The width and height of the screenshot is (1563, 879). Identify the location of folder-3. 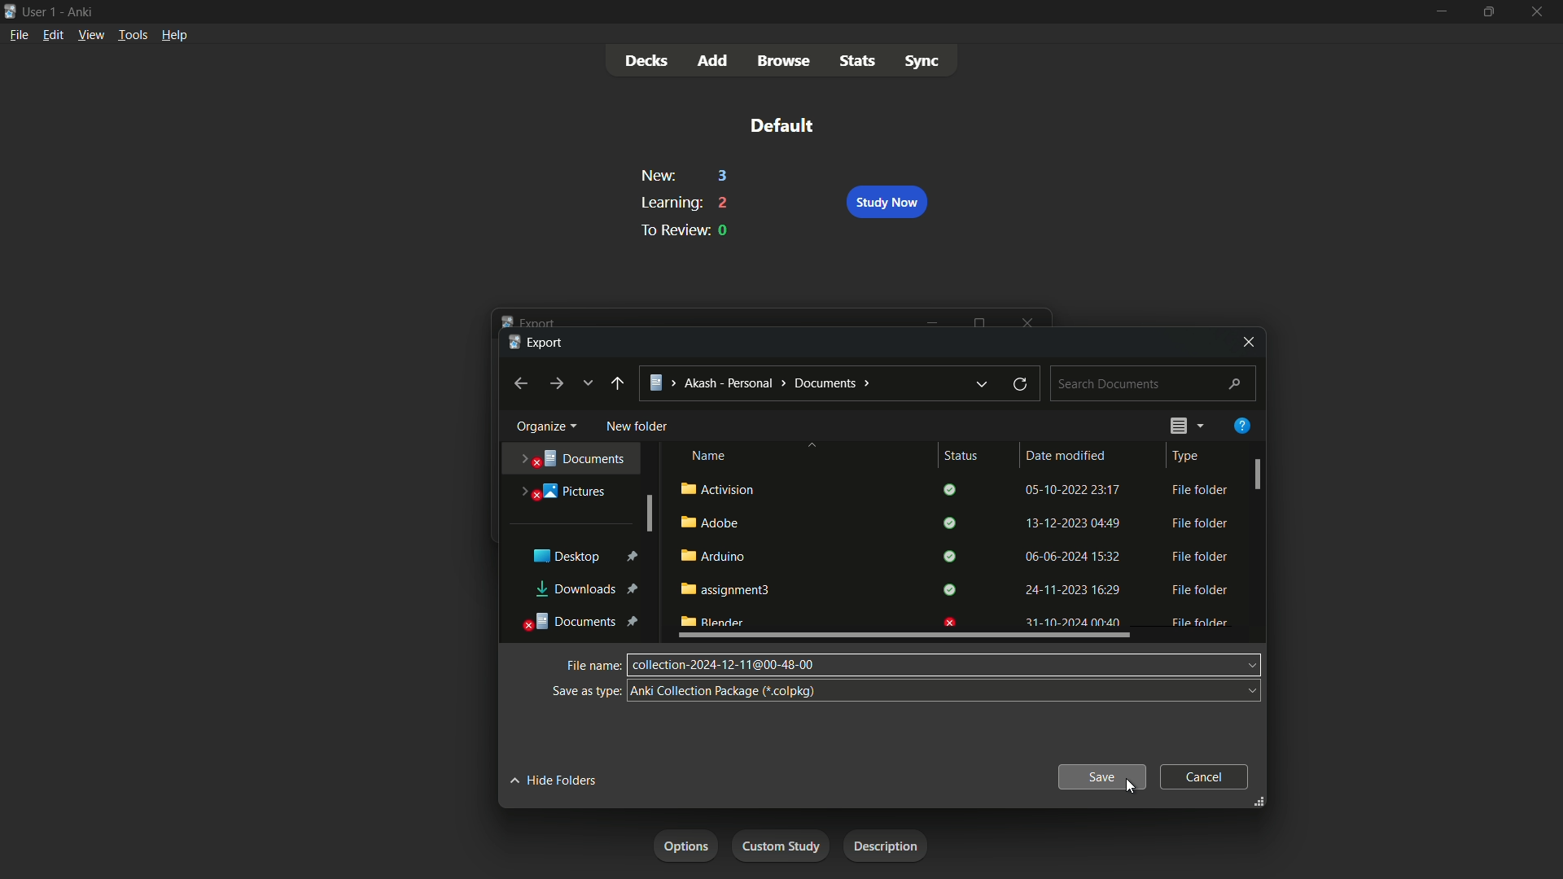
(953, 556).